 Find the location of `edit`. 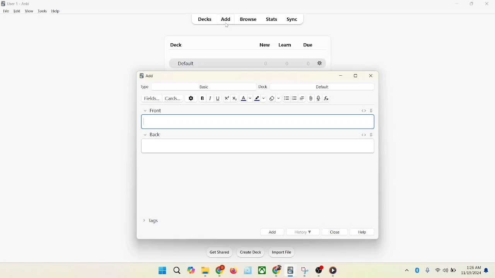

edit is located at coordinates (16, 11).